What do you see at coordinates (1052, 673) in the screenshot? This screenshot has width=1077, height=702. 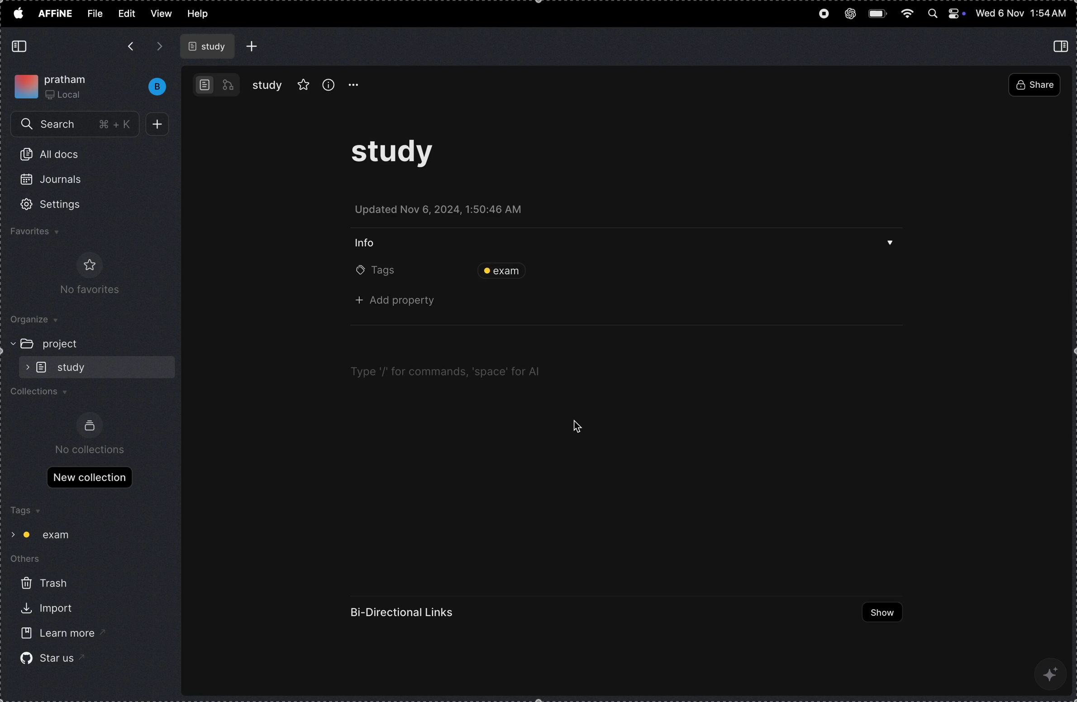 I see `ai` at bounding box center [1052, 673].